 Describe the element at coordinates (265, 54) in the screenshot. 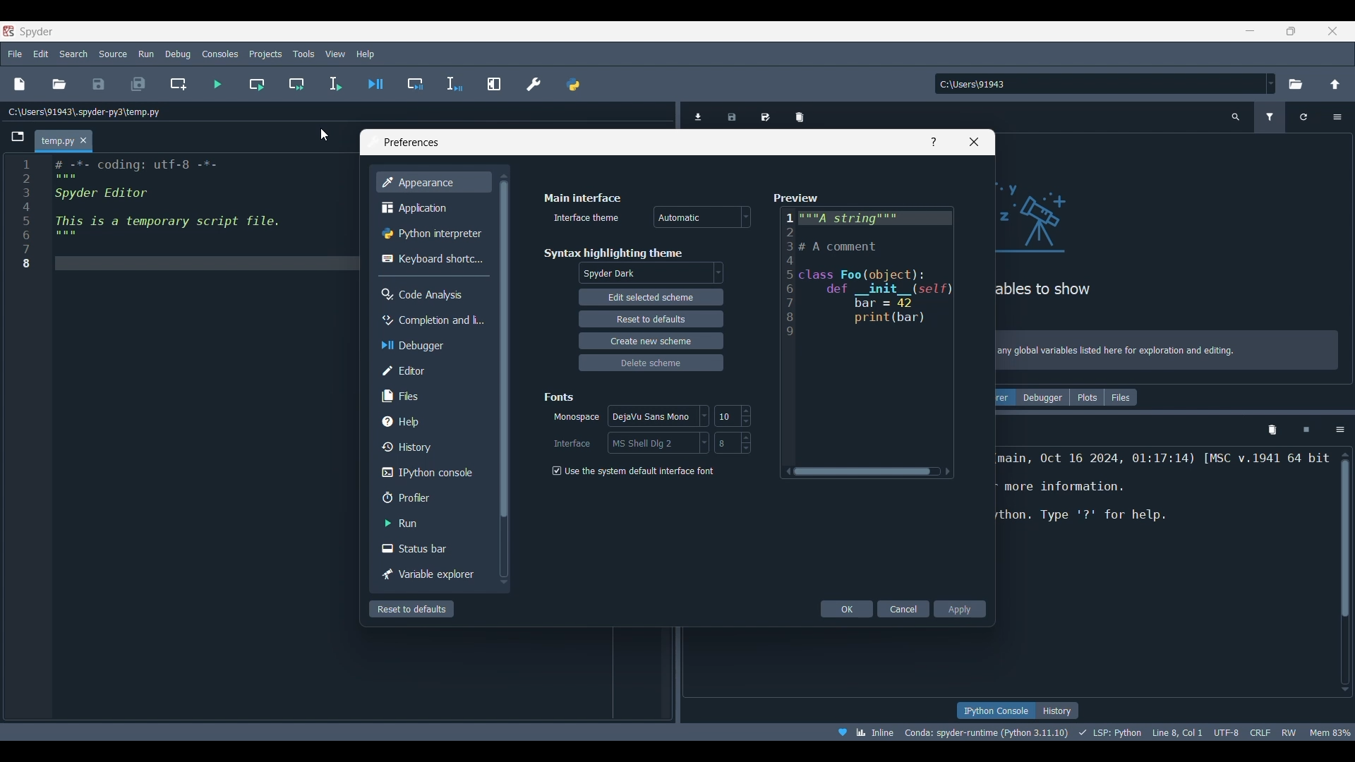

I see `Projects menu` at that location.